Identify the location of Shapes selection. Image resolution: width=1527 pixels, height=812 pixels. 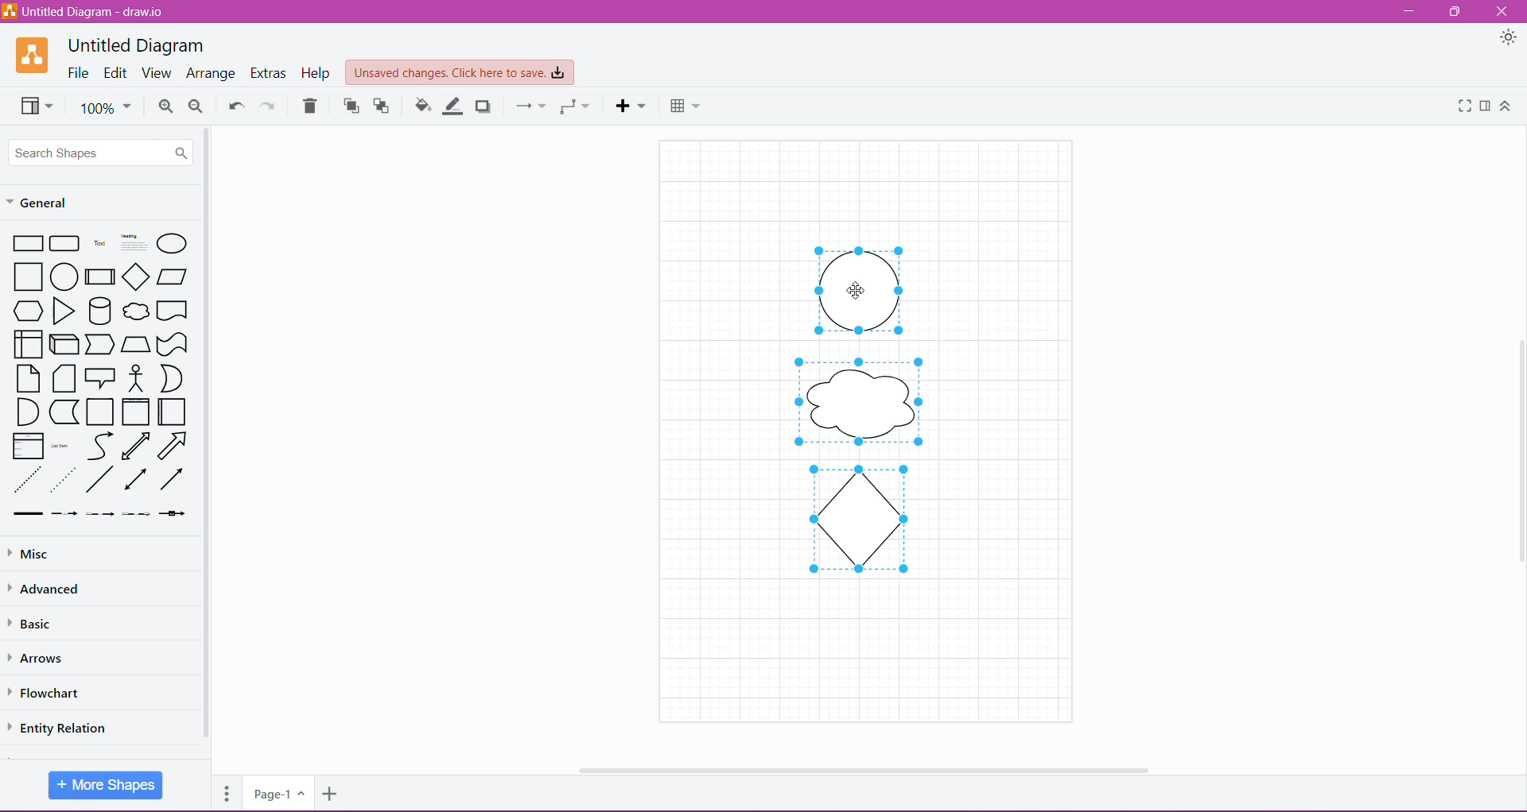
(859, 410).